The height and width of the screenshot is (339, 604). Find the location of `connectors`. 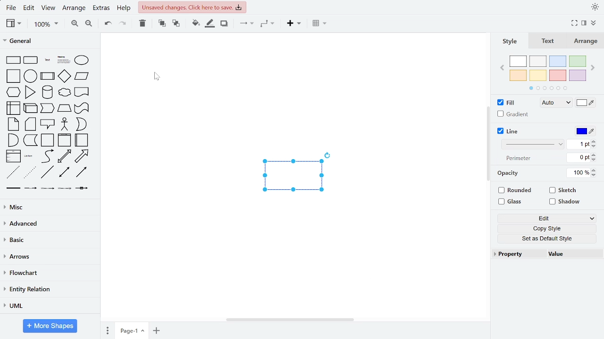

connectors is located at coordinates (244, 24).